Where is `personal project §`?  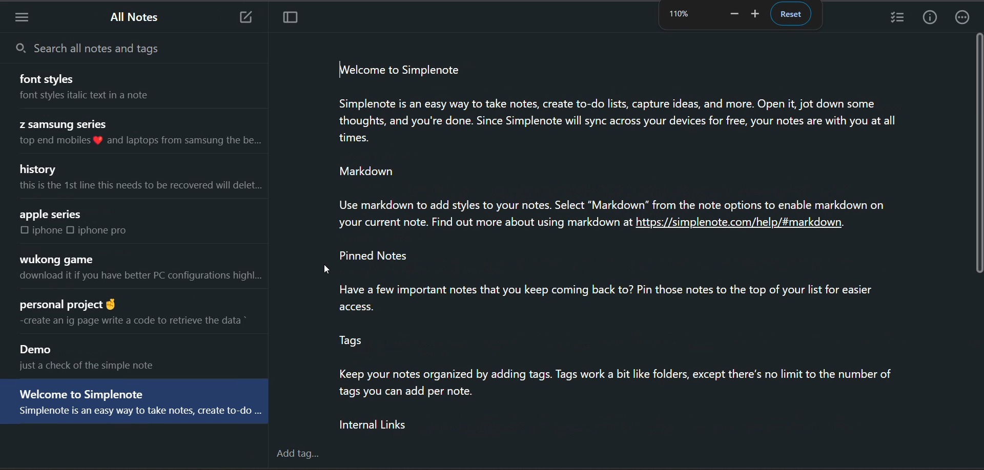 personal project § is located at coordinates (70, 304).